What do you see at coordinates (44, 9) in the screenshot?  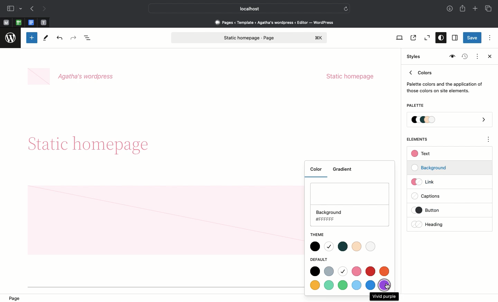 I see `Next page` at bounding box center [44, 9].